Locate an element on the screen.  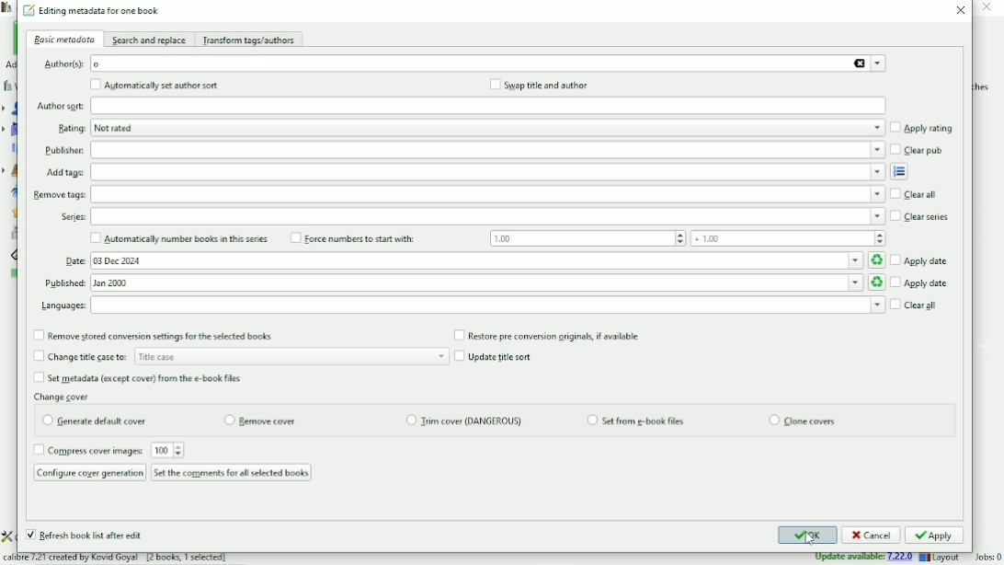
Rating options is located at coordinates (485, 128).